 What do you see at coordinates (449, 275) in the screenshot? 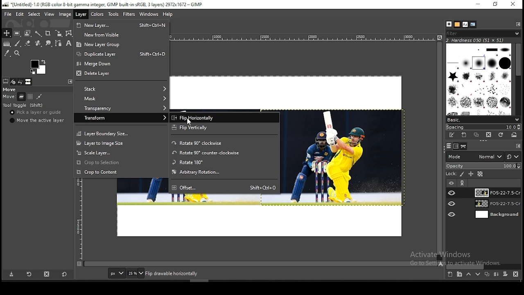
I see `new layer ` at bounding box center [449, 275].